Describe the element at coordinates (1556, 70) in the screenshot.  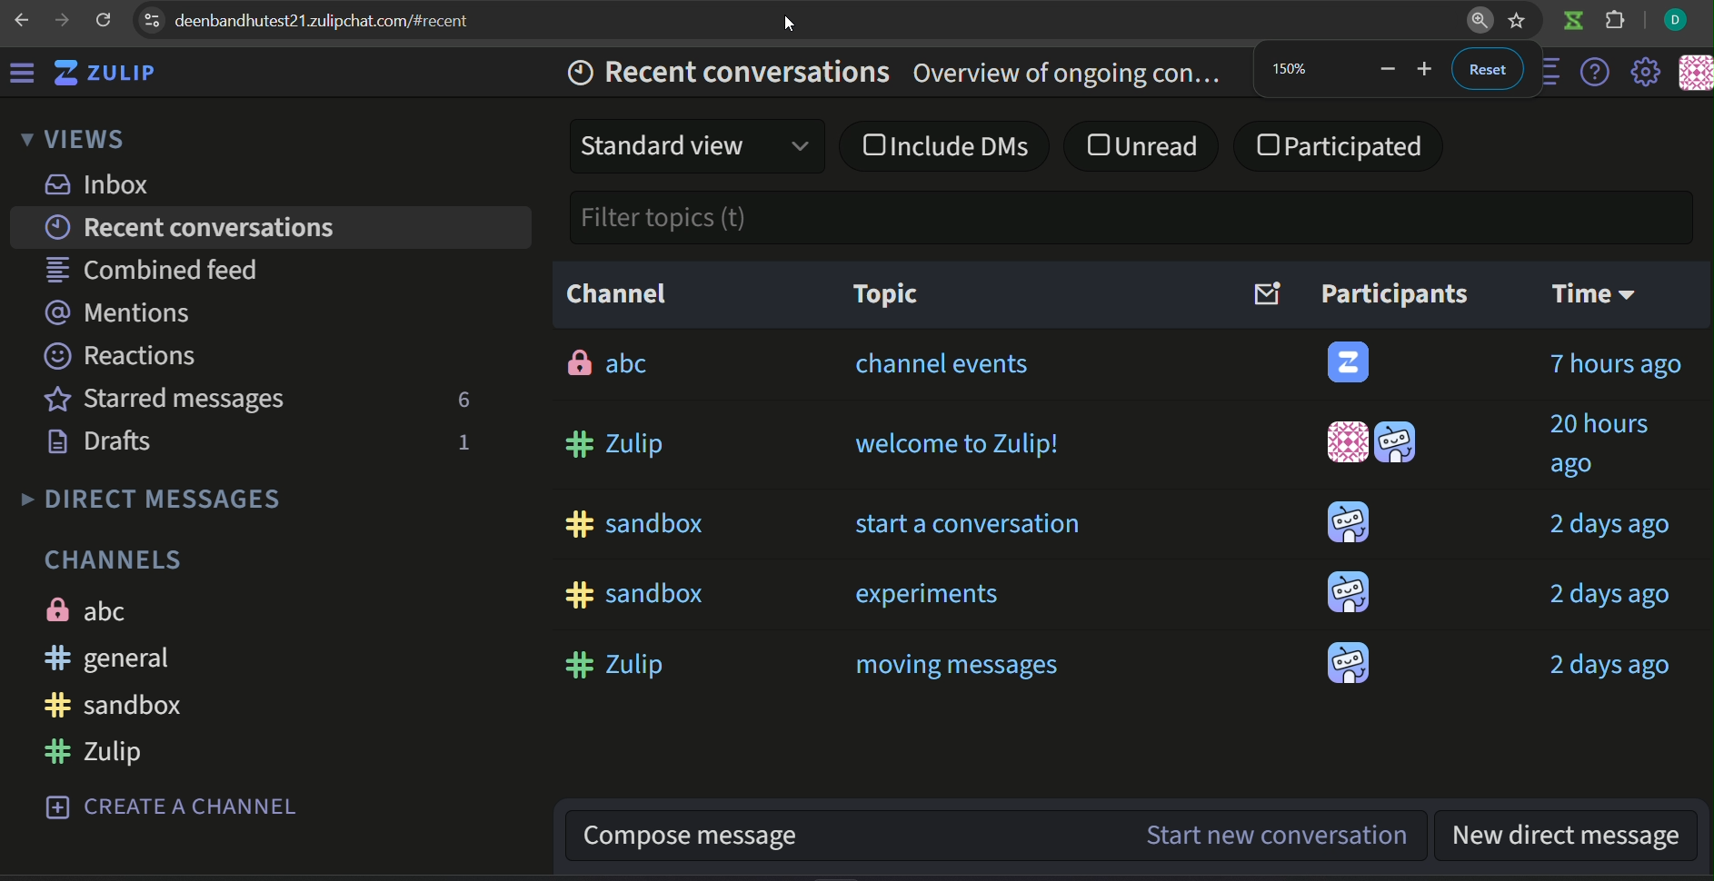
I see `options` at that location.